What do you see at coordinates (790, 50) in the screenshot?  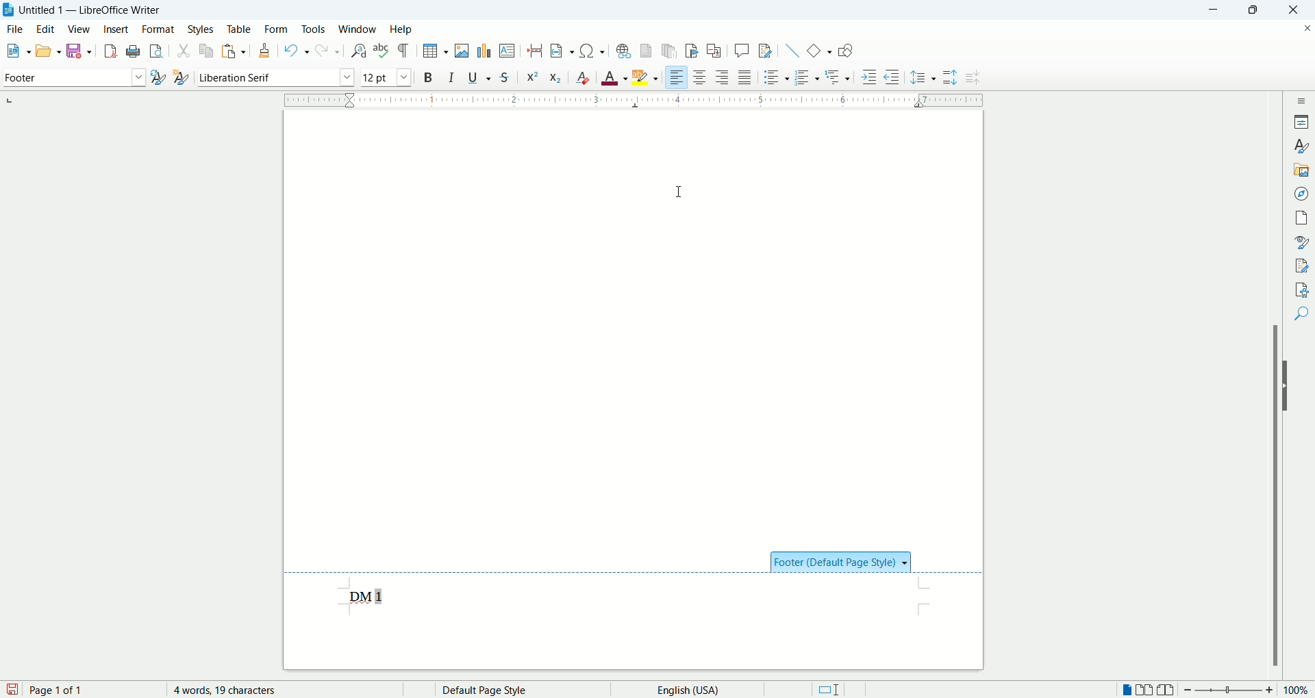 I see `insert line` at bounding box center [790, 50].